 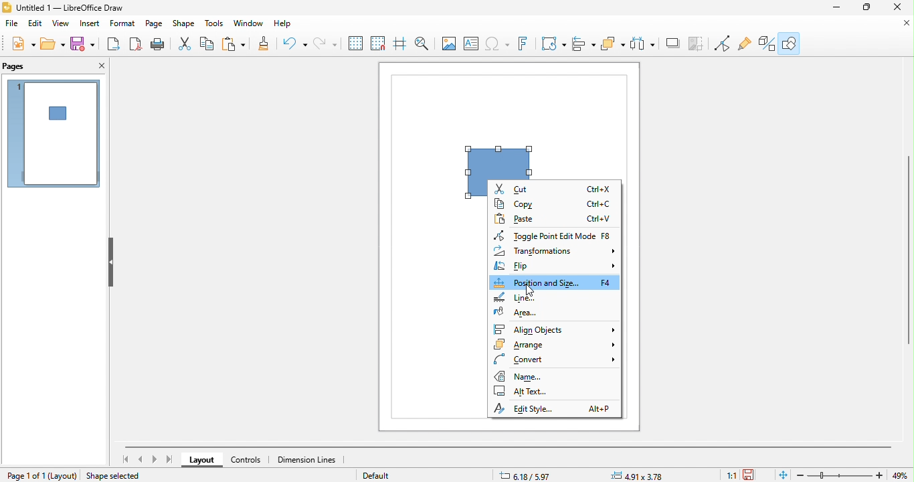 What do you see at coordinates (529, 297) in the screenshot?
I see `line` at bounding box center [529, 297].